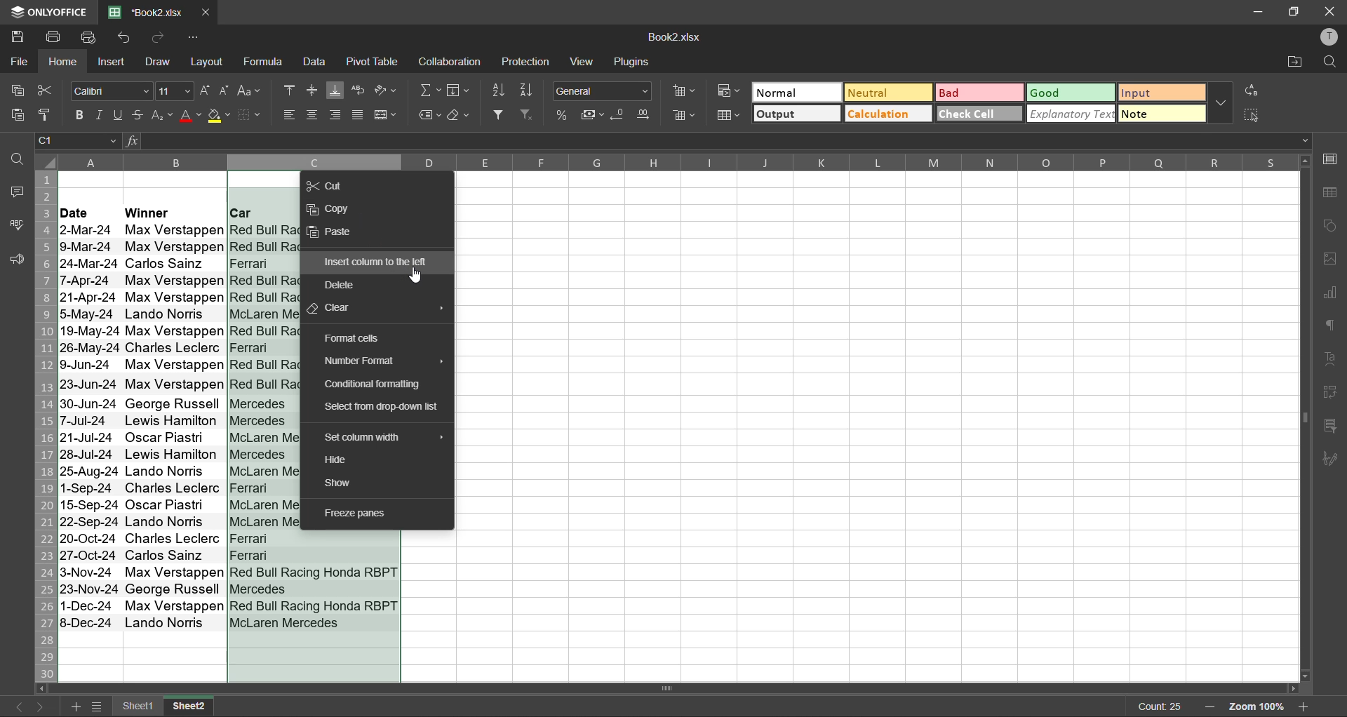 The height and width of the screenshot is (717, 1347). I want to click on copy, so click(330, 211).